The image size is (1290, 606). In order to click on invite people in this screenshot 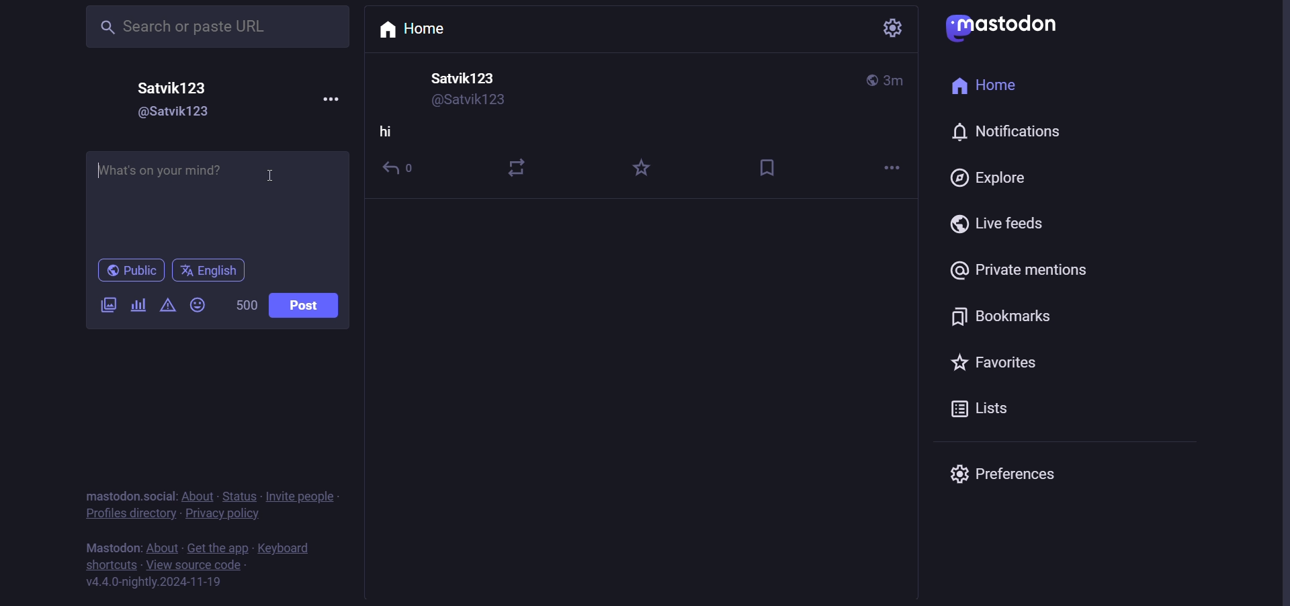, I will do `click(305, 496)`.